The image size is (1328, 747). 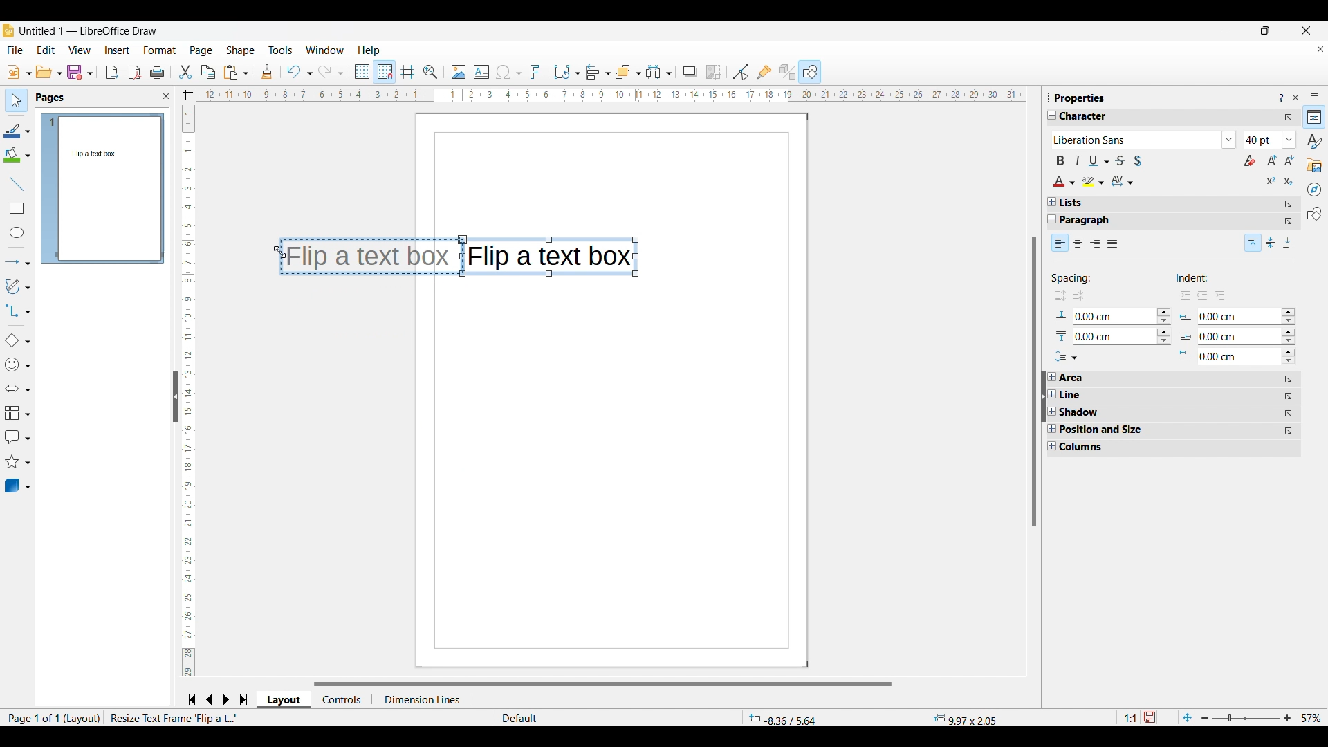 I want to click on Edit menu, so click(x=46, y=50).